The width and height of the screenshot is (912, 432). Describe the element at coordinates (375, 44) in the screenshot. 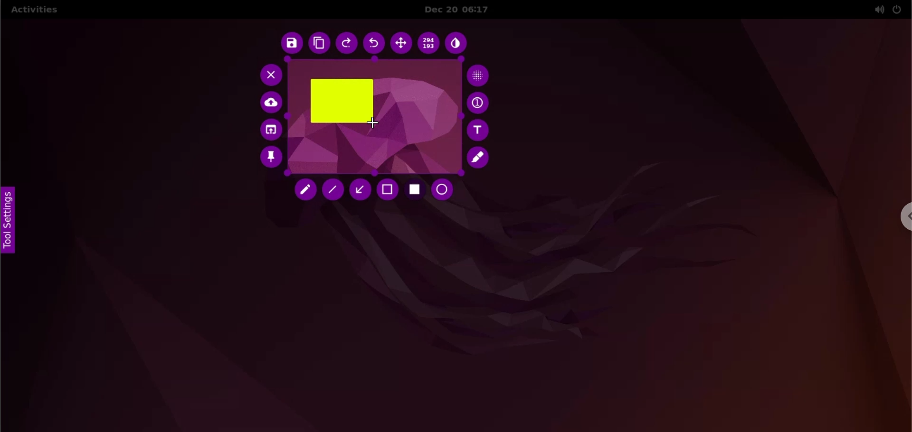

I see `undo ` at that location.